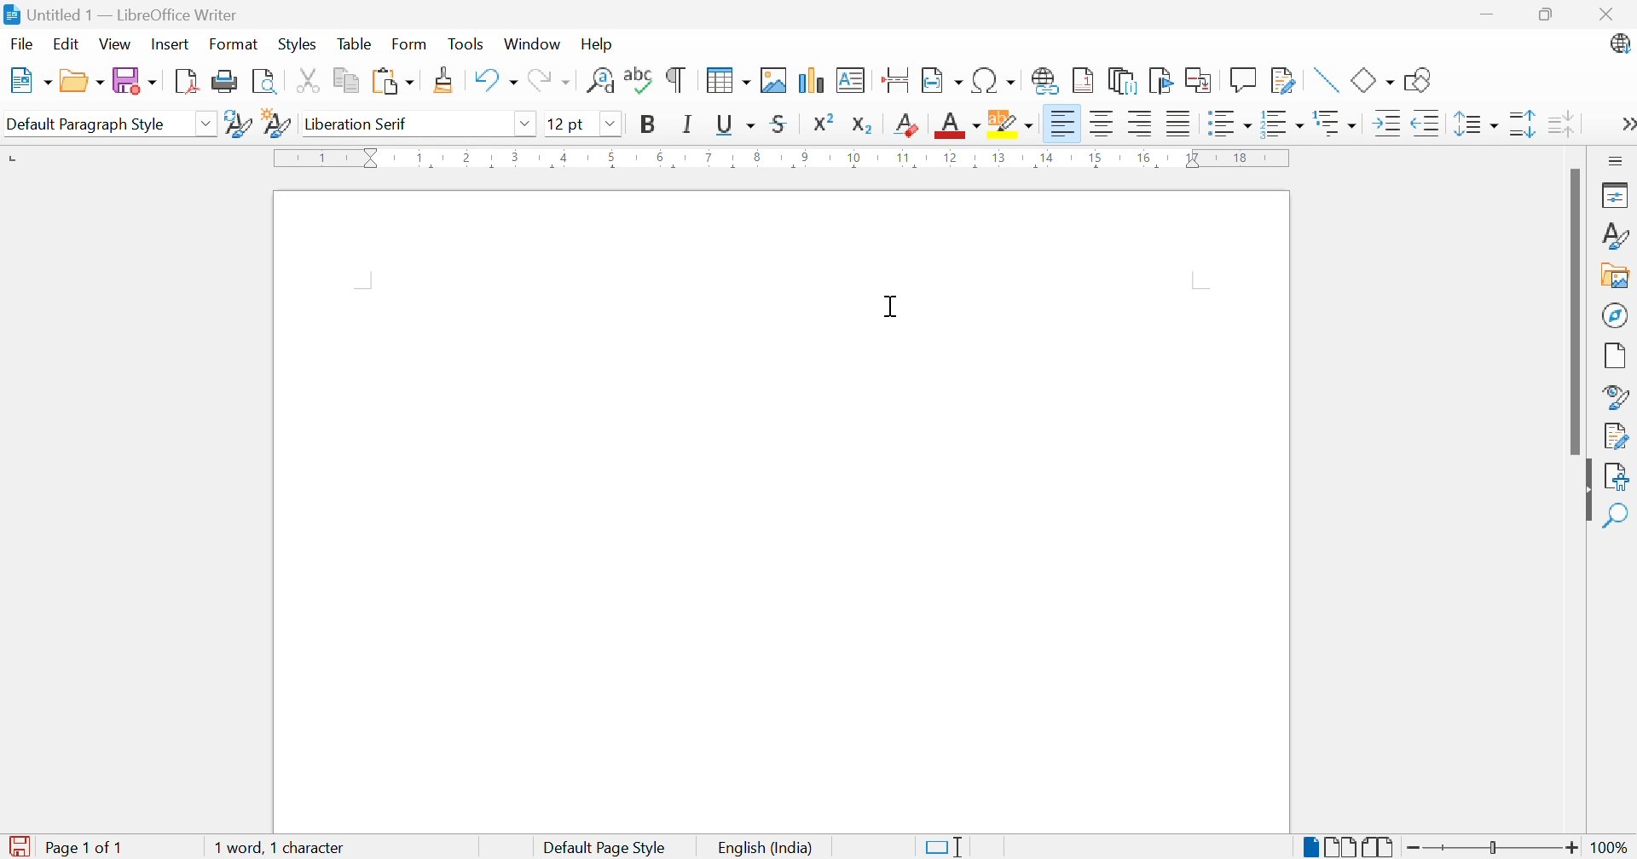  I want to click on Superscript, so click(822, 123).